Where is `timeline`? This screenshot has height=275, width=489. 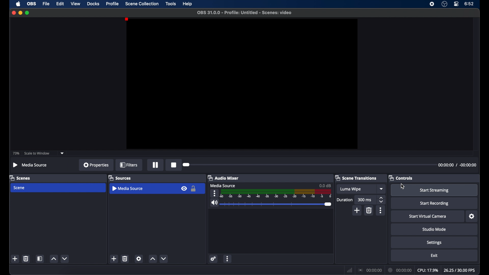 timeline is located at coordinates (275, 194).